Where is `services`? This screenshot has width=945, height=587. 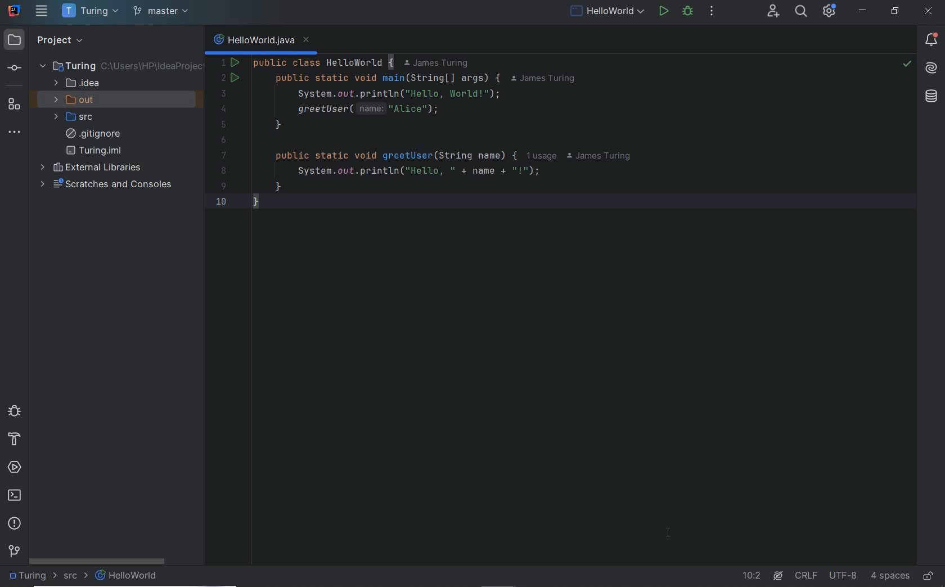
services is located at coordinates (16, 468).